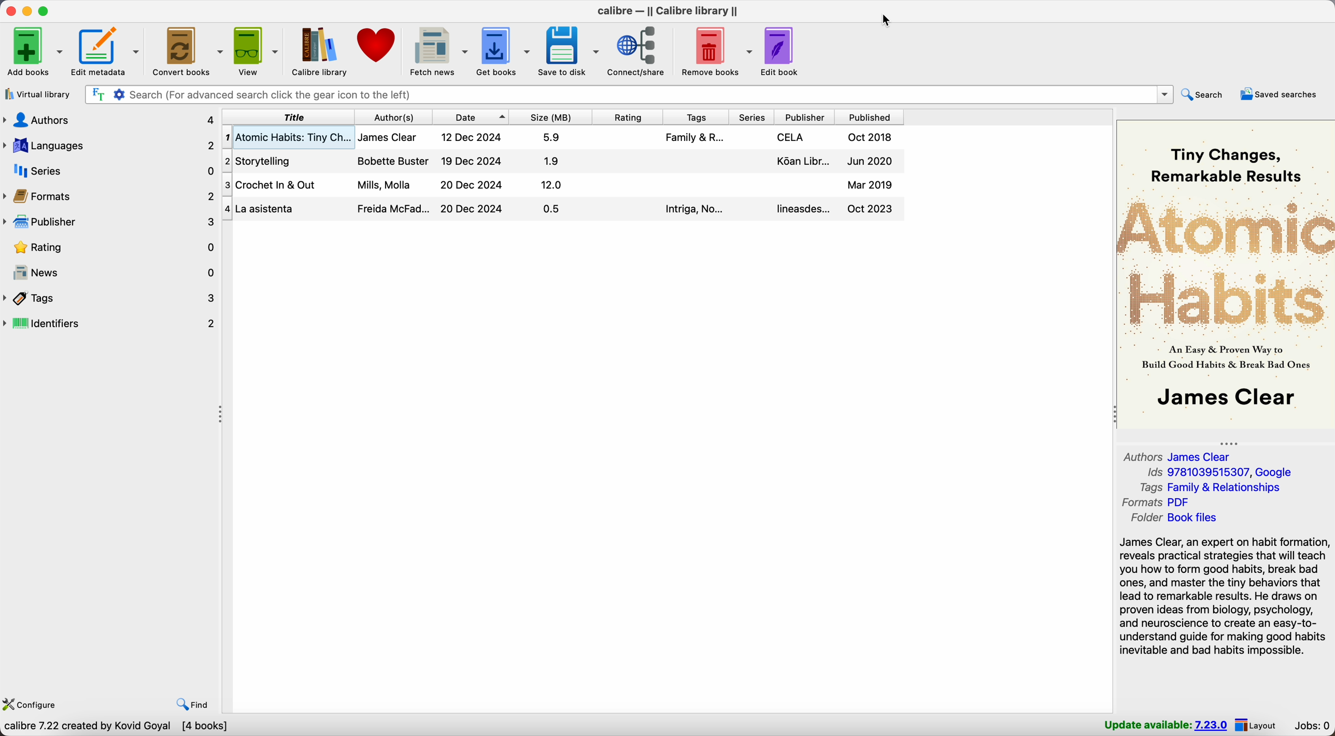 The width and height of the screenshot is (1335, 736). I want to click on identifiers, so click(111, 325).